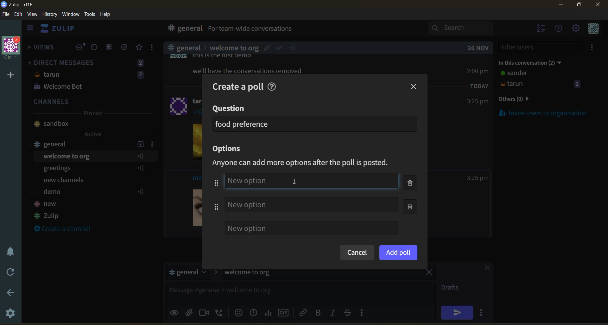  What do you see at coordinates (274, 86) in the screenshot?
I see `help` at bounding box center [274, 86].